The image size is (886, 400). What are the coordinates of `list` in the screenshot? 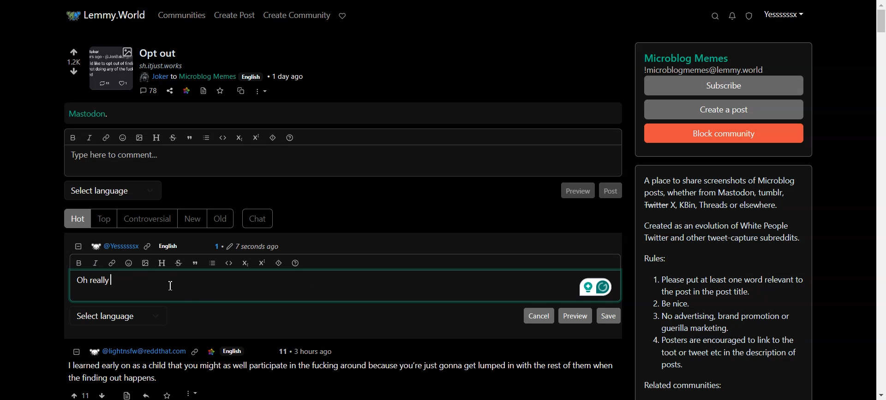 It's located at (210, 263).